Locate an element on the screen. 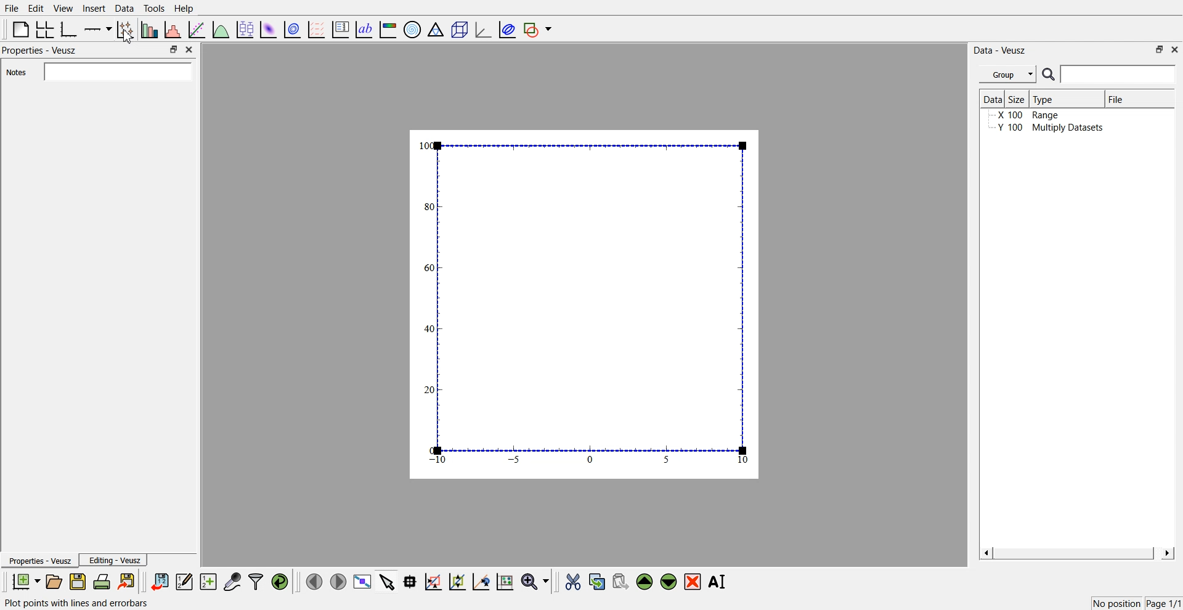 The image size is (1183, 610). filters is located at coordinates (254, 582).